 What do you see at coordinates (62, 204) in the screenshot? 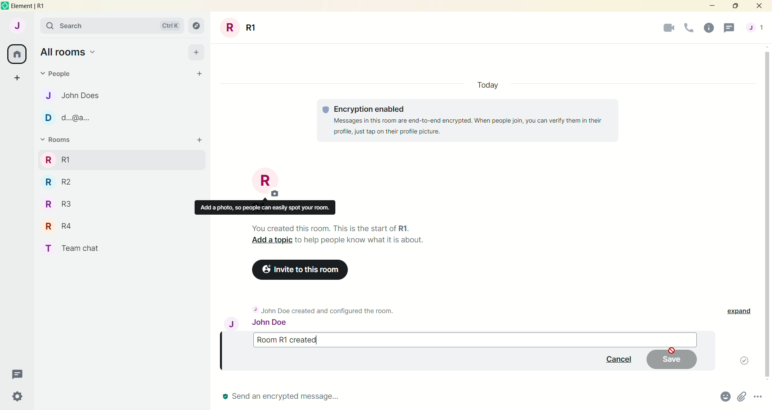
I see `R R3` at bounding box center [62, 204].